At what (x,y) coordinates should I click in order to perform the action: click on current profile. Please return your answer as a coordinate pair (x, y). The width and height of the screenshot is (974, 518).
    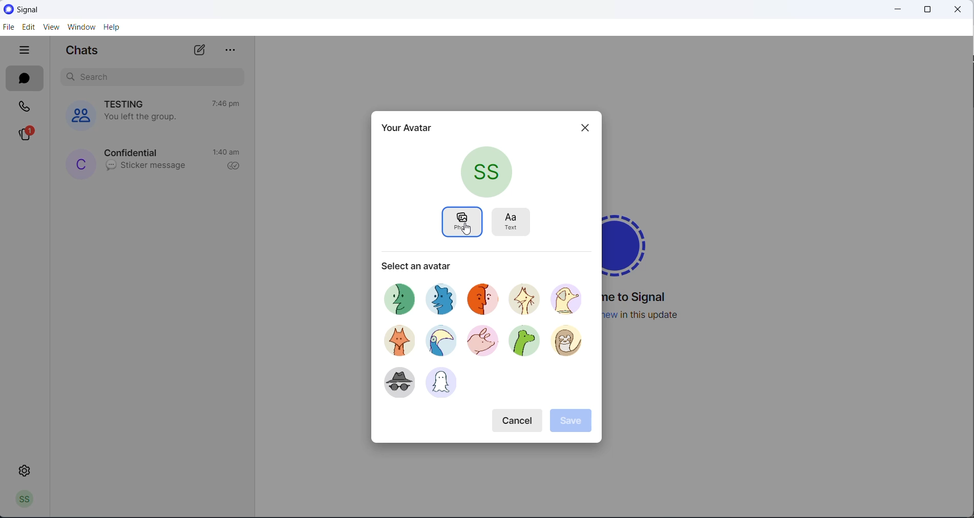
    Looking at the image, I should click on (488, 172).